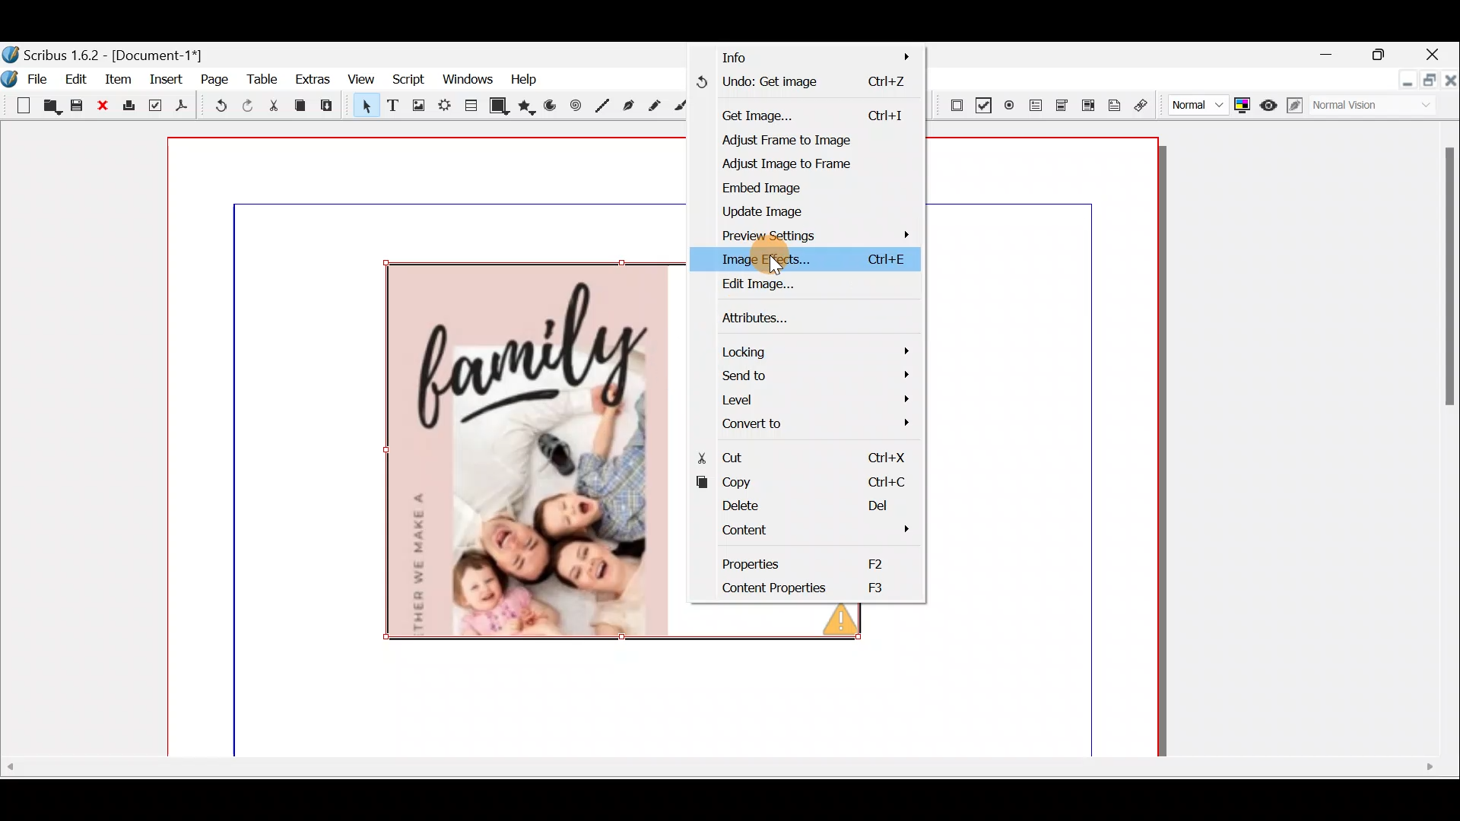  What do you see at coordinates (1195, 103) in the screenshot?
I see `Select image preview quality` at bounding box center [1195, 103].